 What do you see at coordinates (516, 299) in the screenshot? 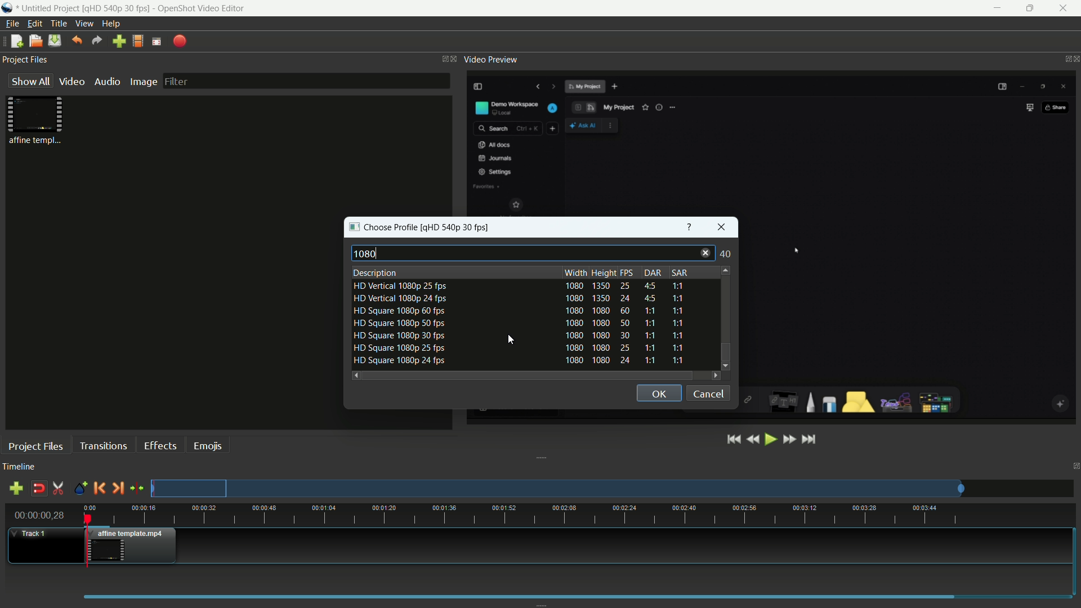
I see `profile-2` at bounding box center [516, 299].